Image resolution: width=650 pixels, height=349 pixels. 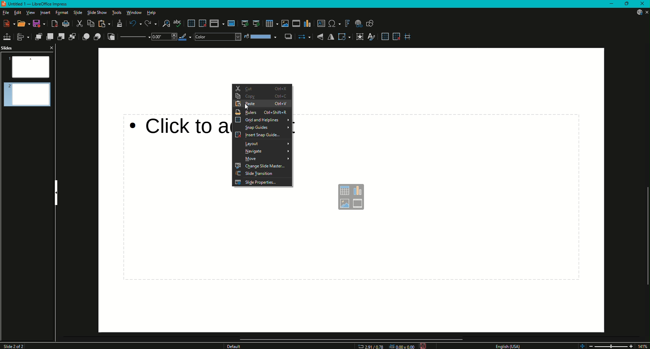 What do you see at coordinates (88, 23) in the screenshot?
I see `Copy` at bounding box center [88, 23].